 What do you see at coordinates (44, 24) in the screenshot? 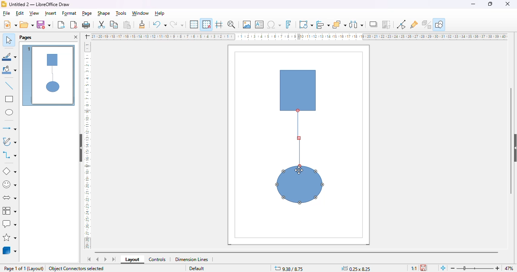
I see `save` at bounding box center [44, 24].